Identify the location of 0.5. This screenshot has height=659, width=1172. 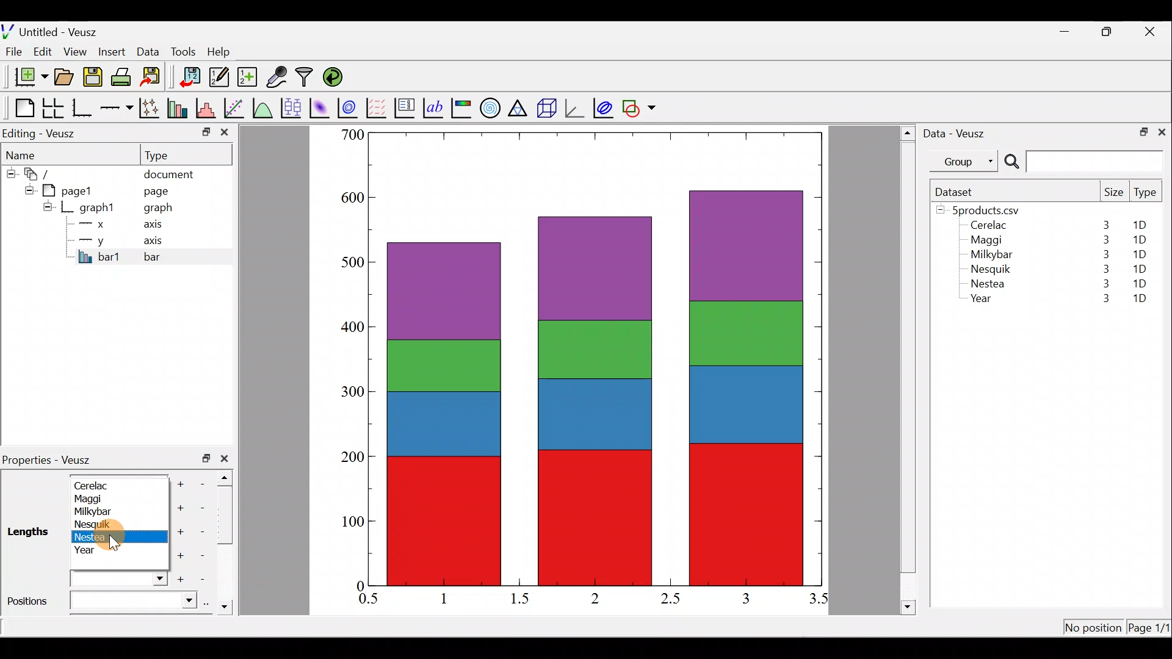
(369, 600).